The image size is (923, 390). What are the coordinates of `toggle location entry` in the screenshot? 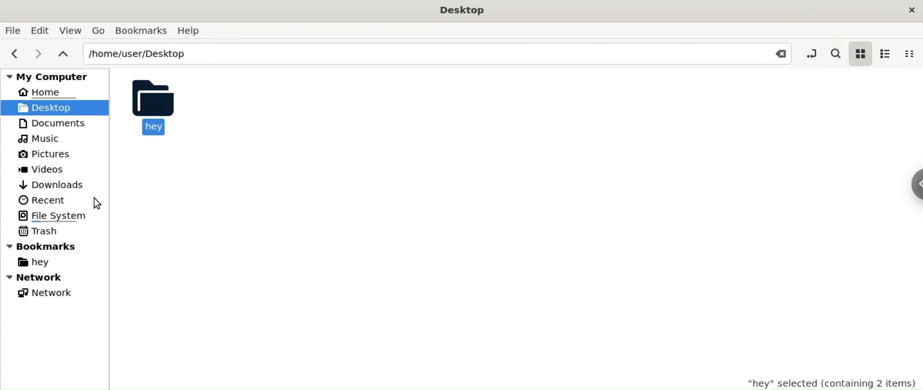 It's located at (809, 52).